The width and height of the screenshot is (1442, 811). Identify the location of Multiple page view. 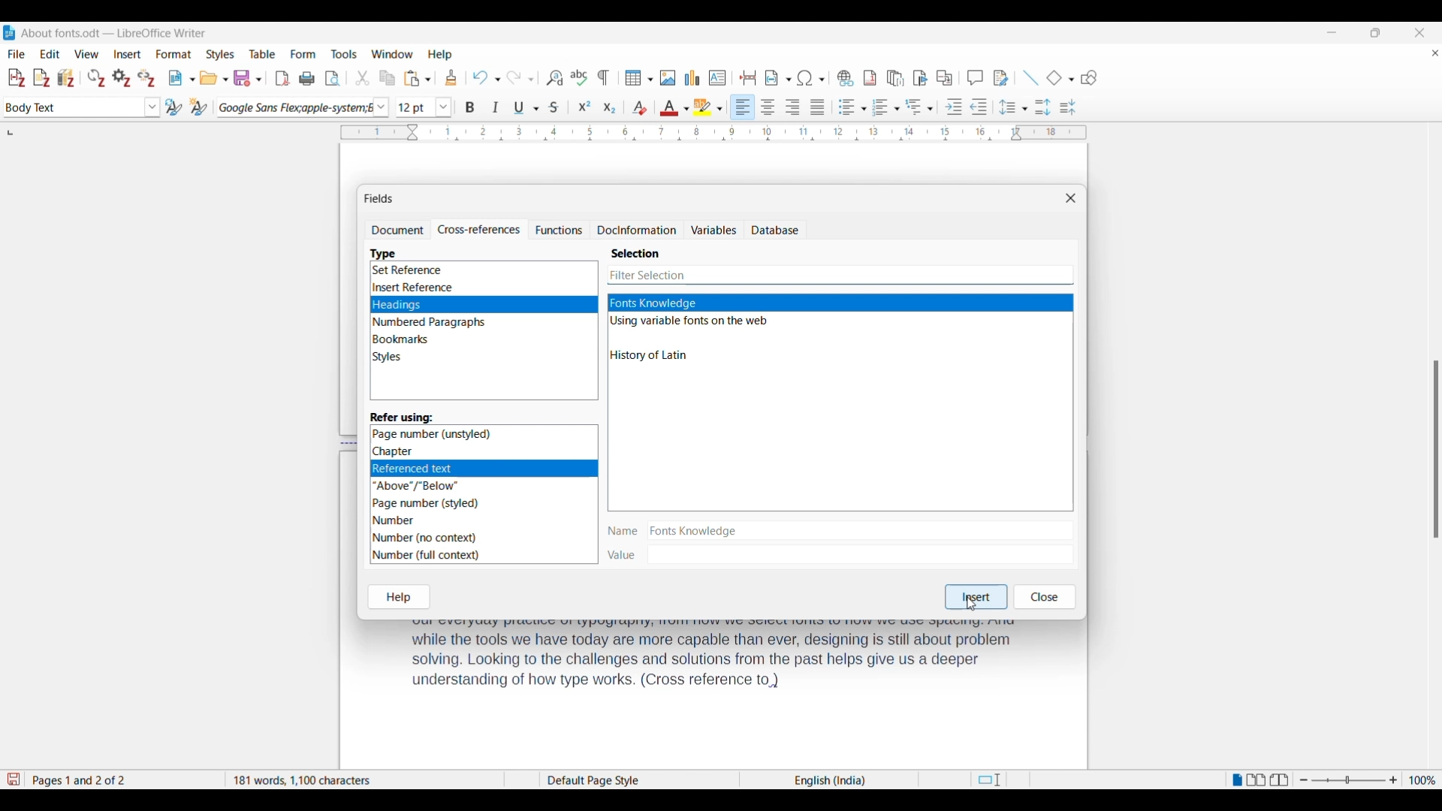
(1256, 780).